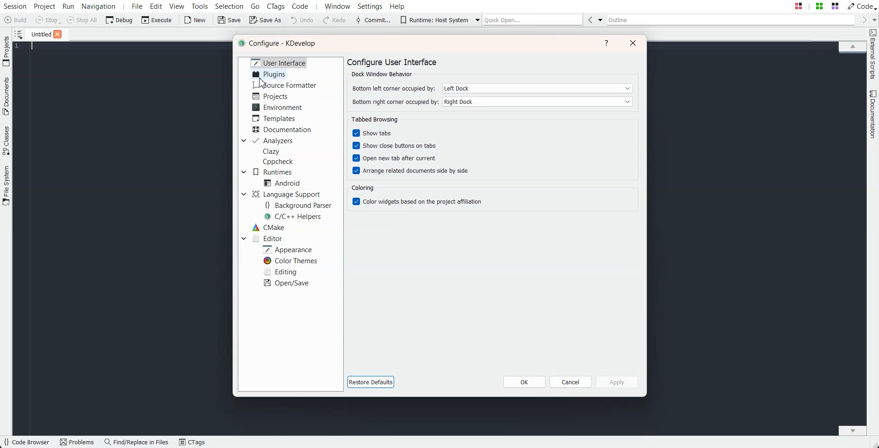 The width and height of the screenshot is (879, 448). Describe the element at coordinates (409, 170) in the screenshot. I see `Arrange related documents side by side` at that location.